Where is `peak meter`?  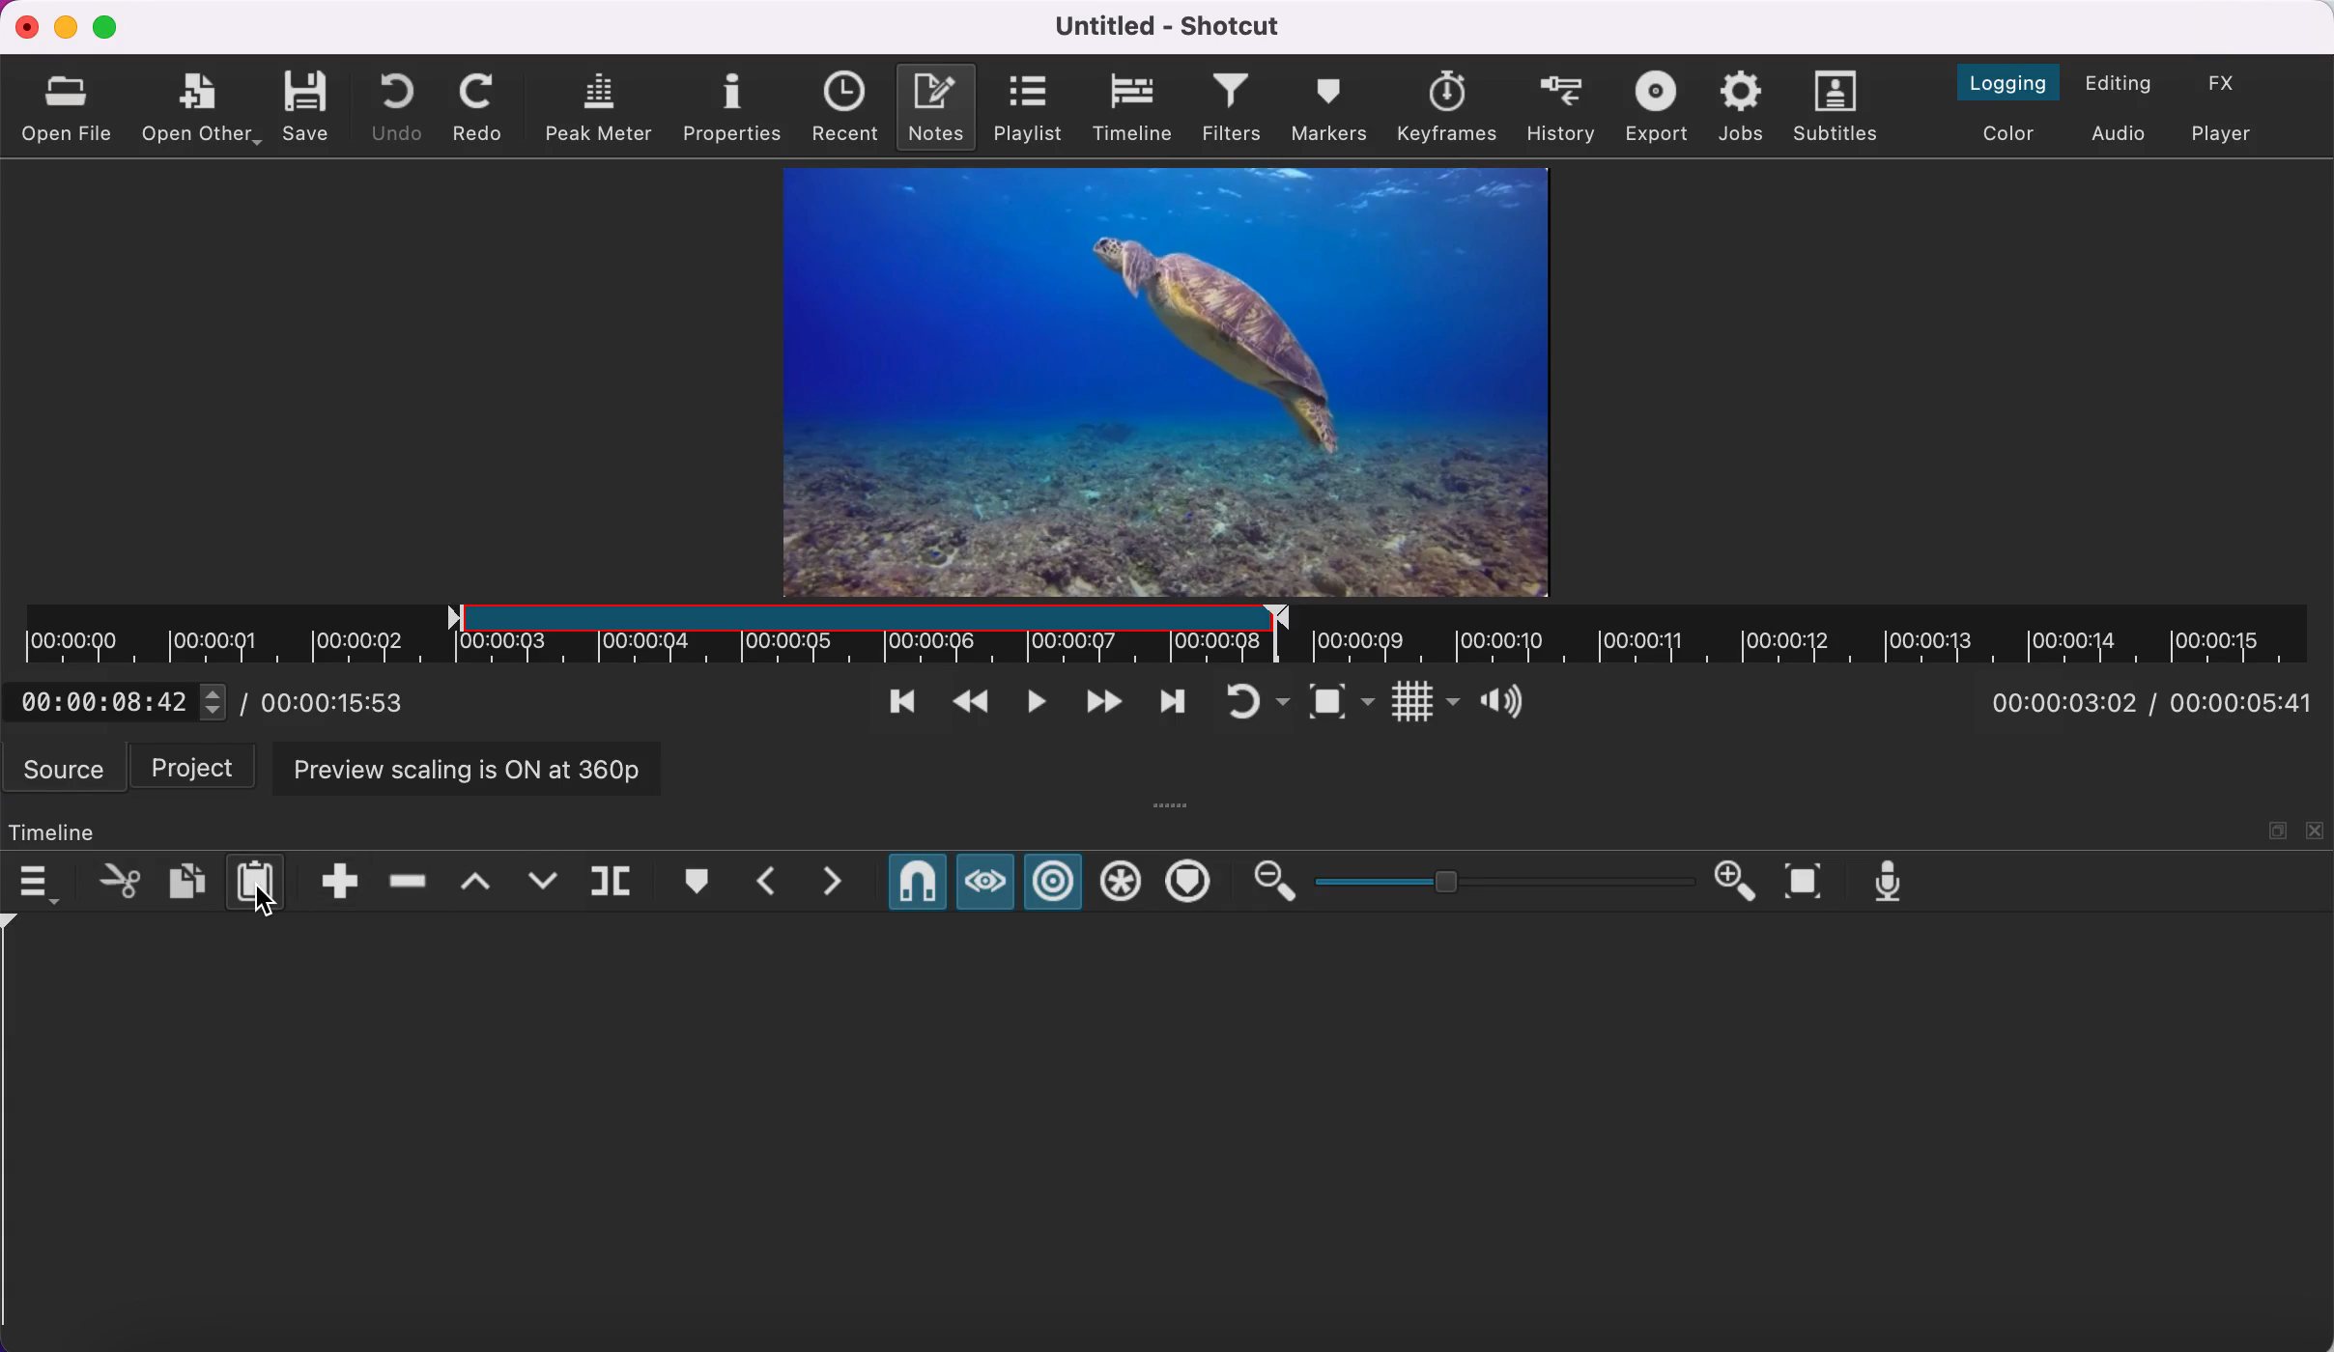 peak meter is located at coordinates (598, 106).